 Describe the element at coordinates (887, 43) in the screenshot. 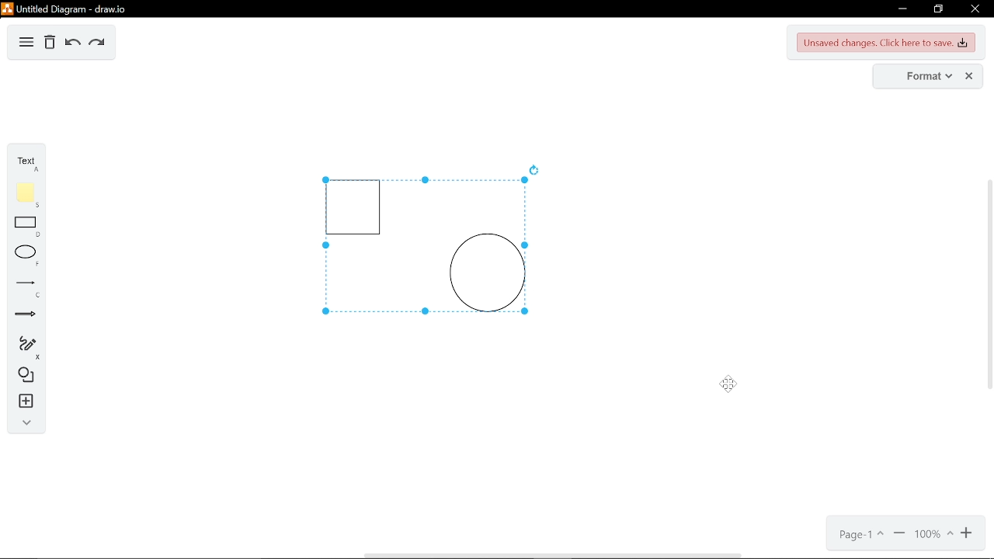

I see `Unsaved changes. Click here to save` at that location.